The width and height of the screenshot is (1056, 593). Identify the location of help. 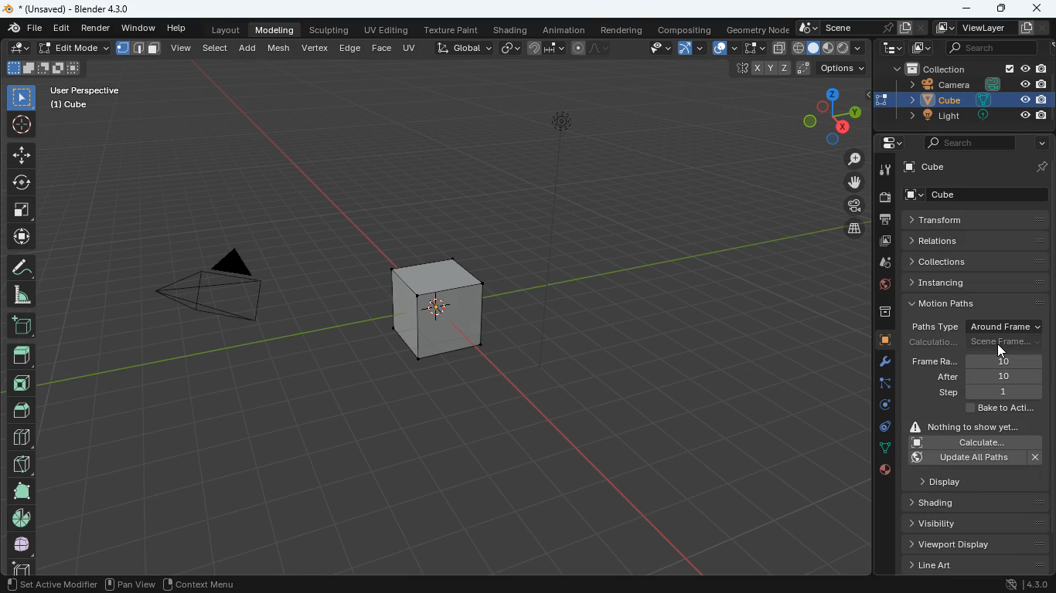
(179, 29).